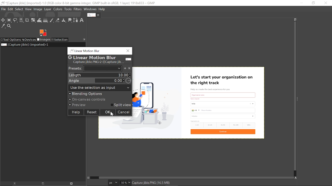 The image size is (332, 186). I want to click on » On-canvas controls, so click(88, 100).